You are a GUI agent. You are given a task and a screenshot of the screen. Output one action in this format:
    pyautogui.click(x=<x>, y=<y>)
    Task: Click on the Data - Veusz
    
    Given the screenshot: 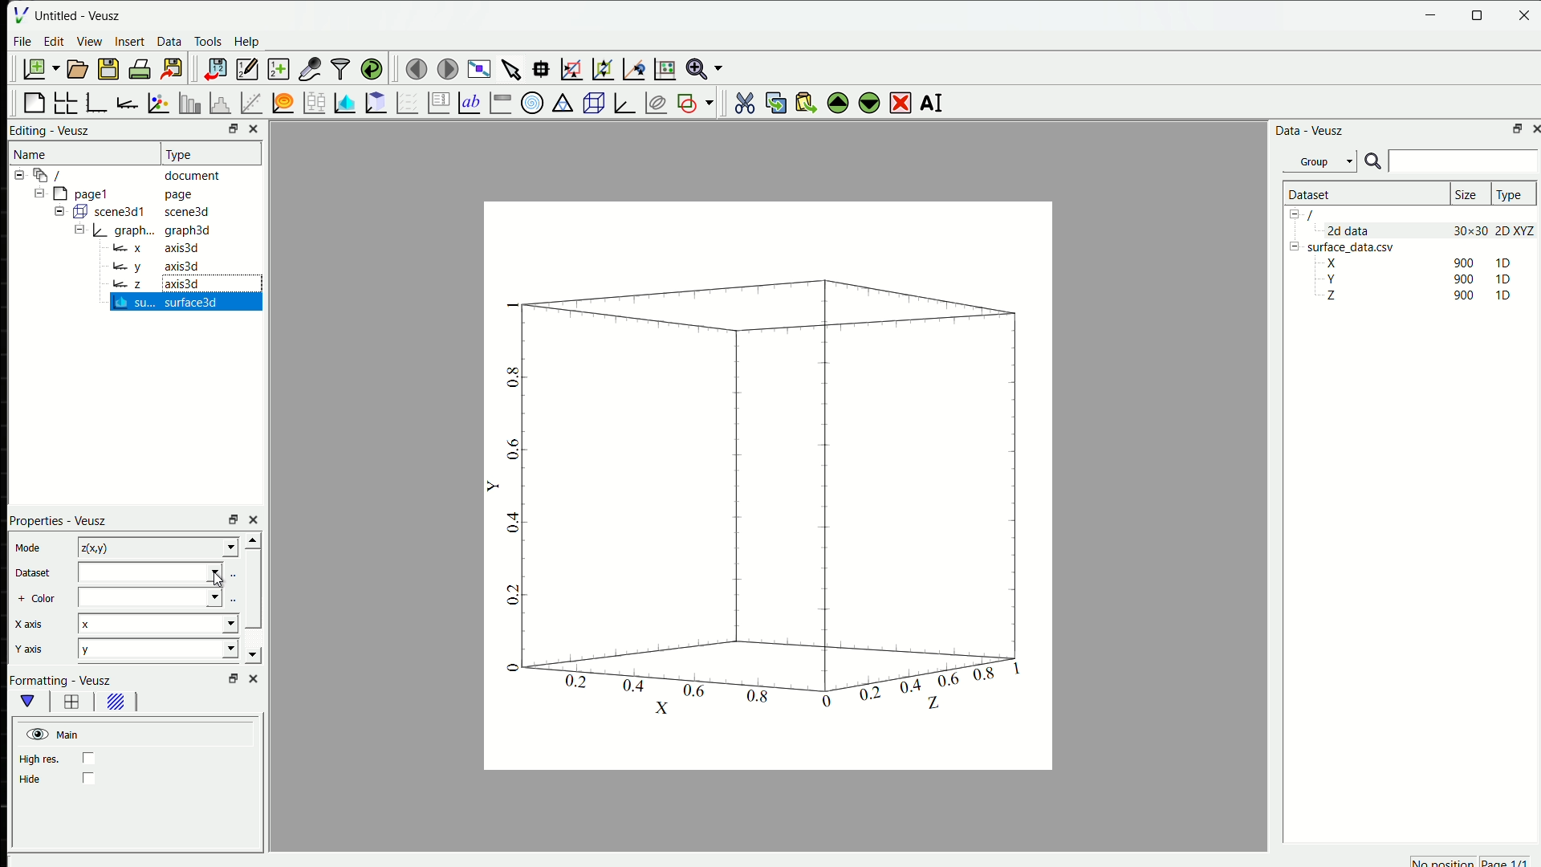 What is the action you would take?
    pyautogui.click(x=1311, y=132)
    